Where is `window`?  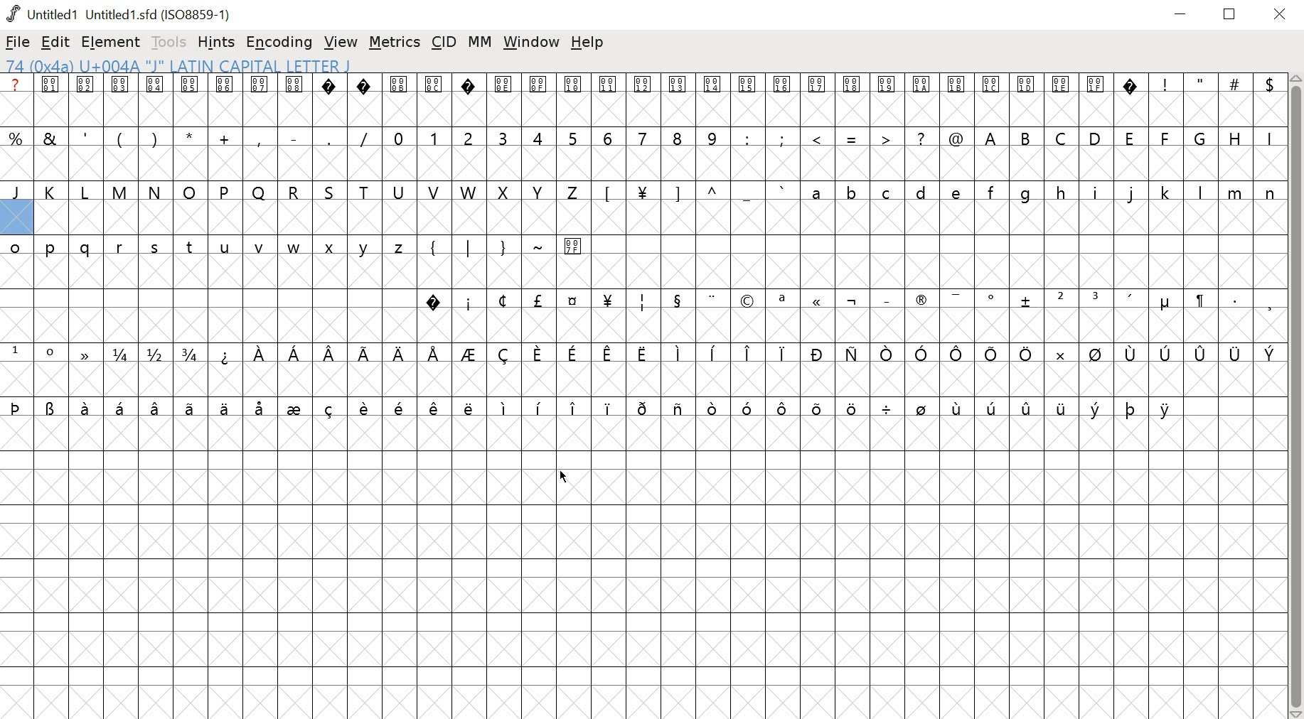
window is located at coordinates (532, 43).